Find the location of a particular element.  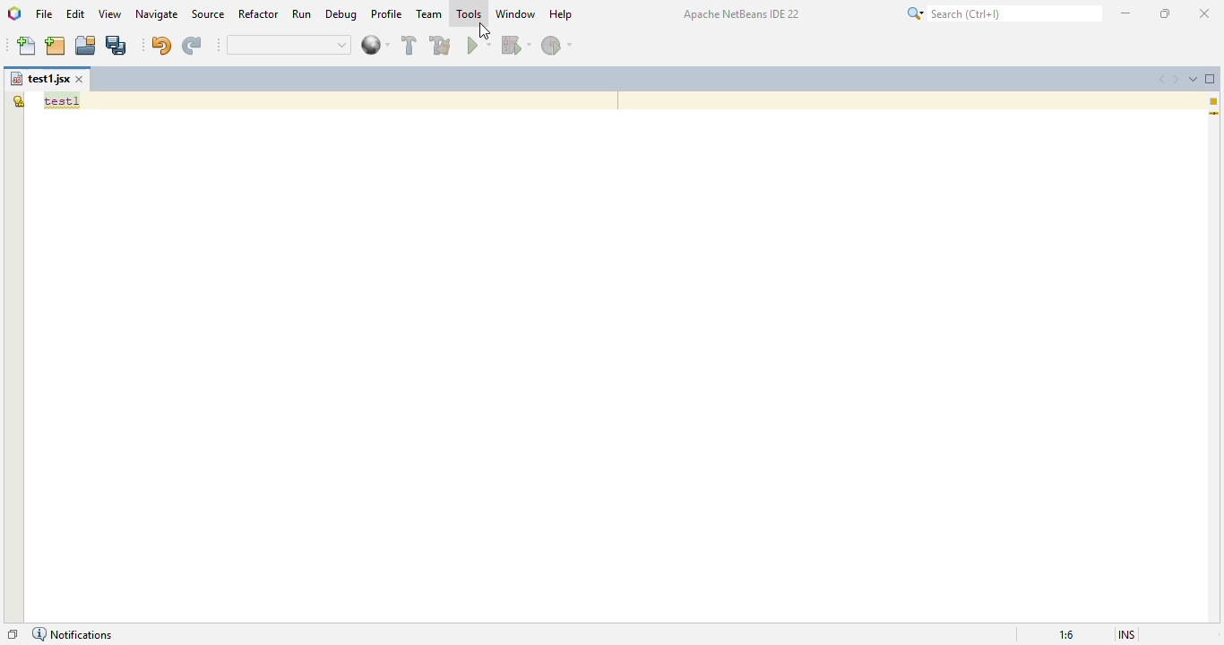

navigate is located at coordinates (157, 13).